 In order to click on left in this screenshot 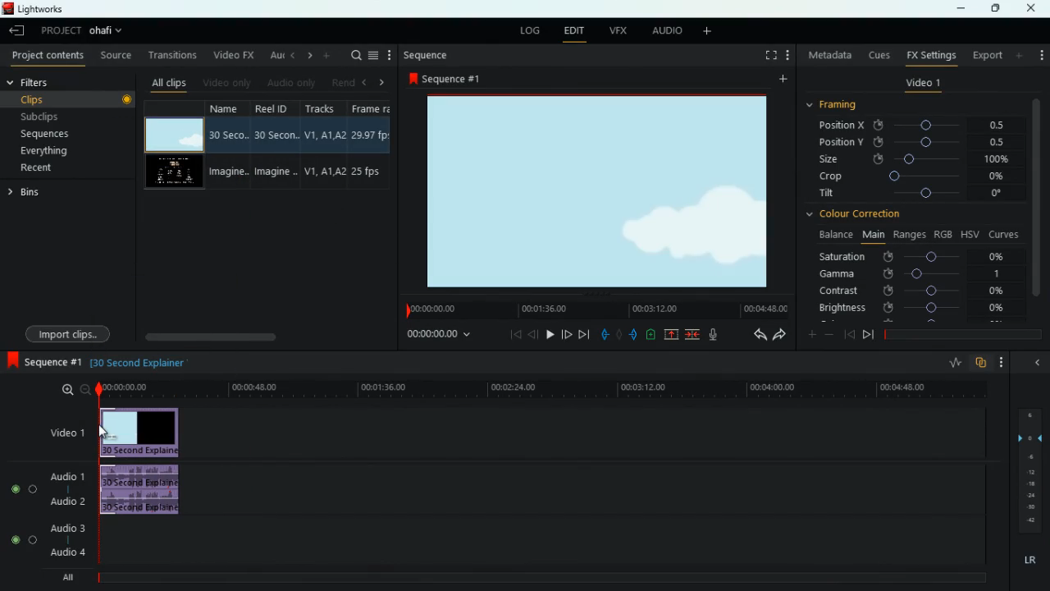, I will do `click(366, 81)`.